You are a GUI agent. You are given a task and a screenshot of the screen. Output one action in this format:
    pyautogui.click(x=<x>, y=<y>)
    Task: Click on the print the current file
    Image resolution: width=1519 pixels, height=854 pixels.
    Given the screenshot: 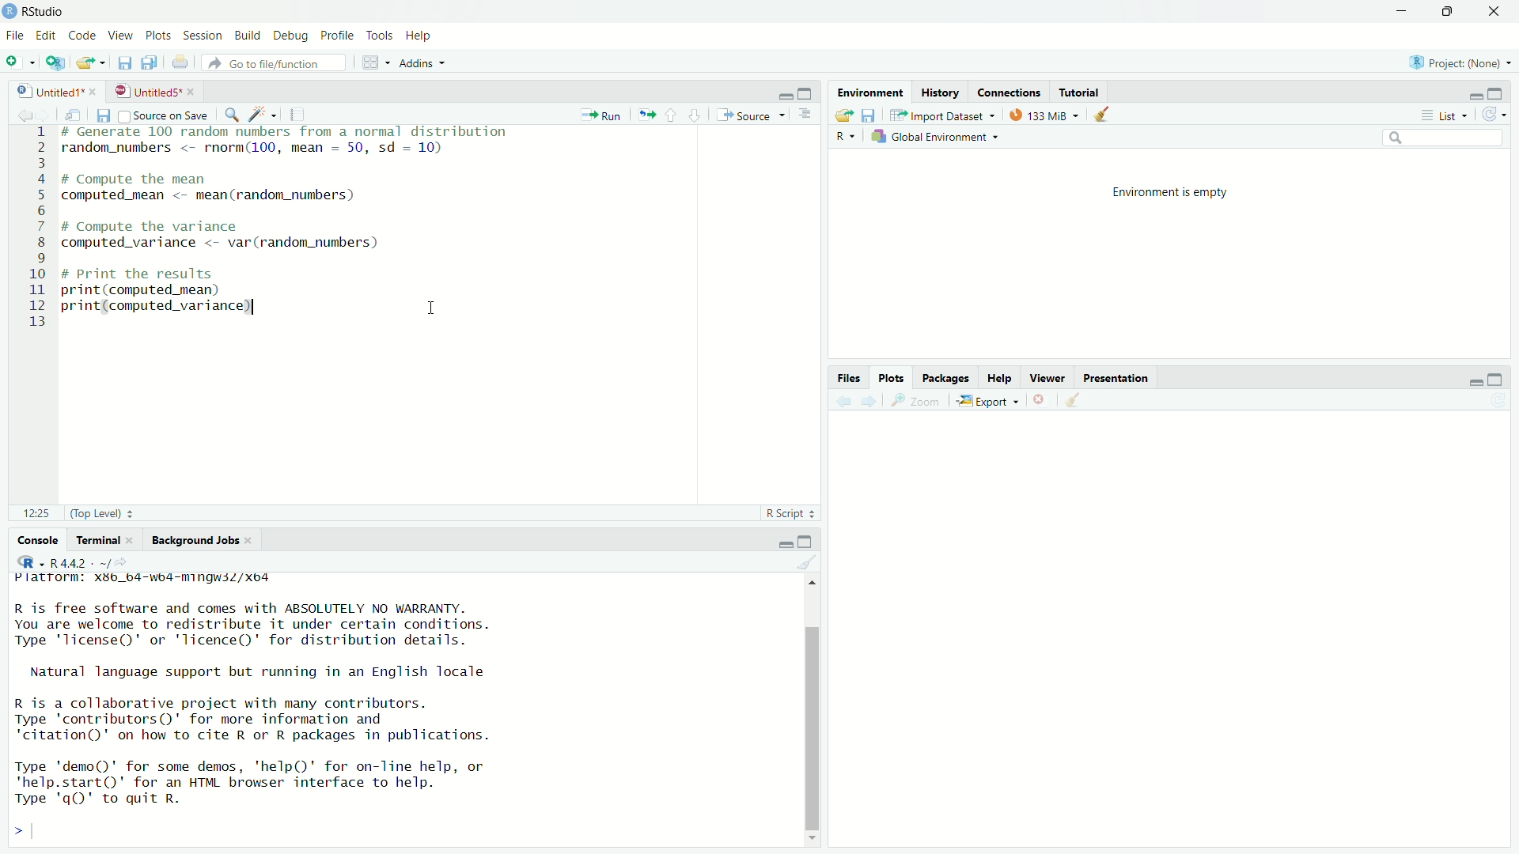 What is the action you would take?
    pyautogui.click(x=182, y=63)
    